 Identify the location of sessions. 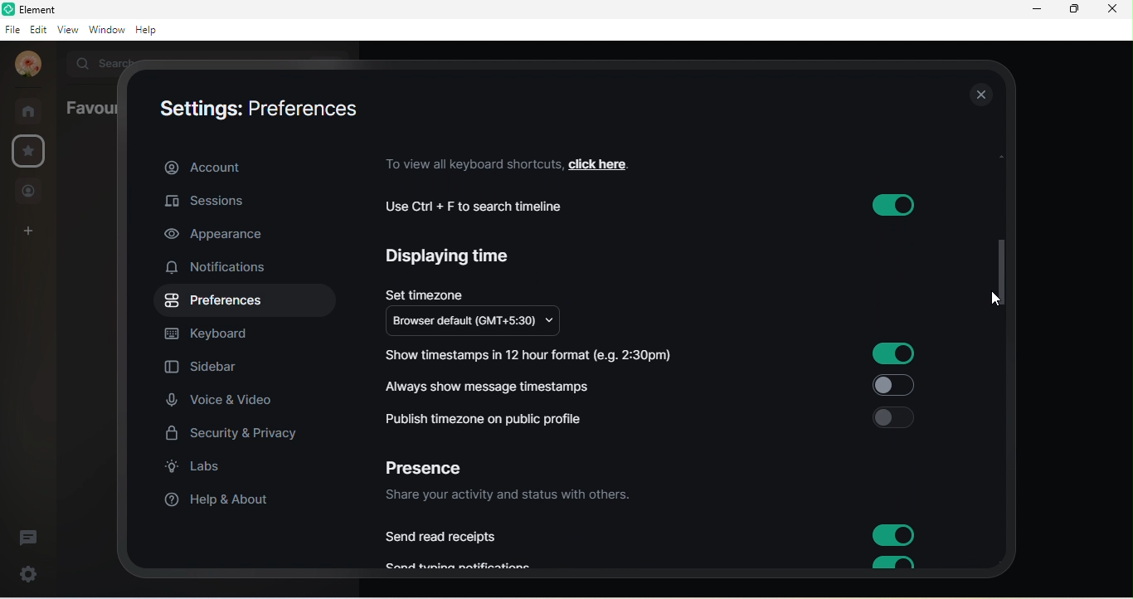
(225, 200).